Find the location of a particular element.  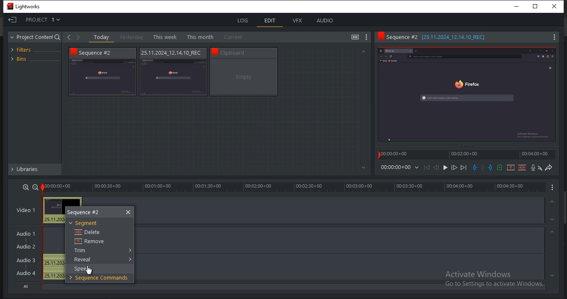

redo is located at coordinates (550, 167).